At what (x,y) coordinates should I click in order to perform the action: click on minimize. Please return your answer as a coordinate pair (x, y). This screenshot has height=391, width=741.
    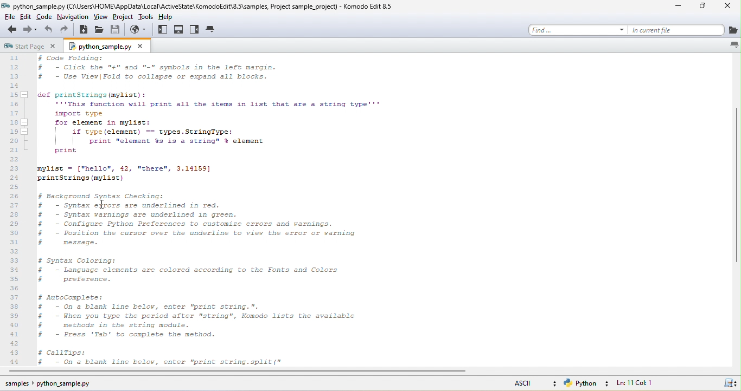
    Looking at the image, I should click on (670, 9).